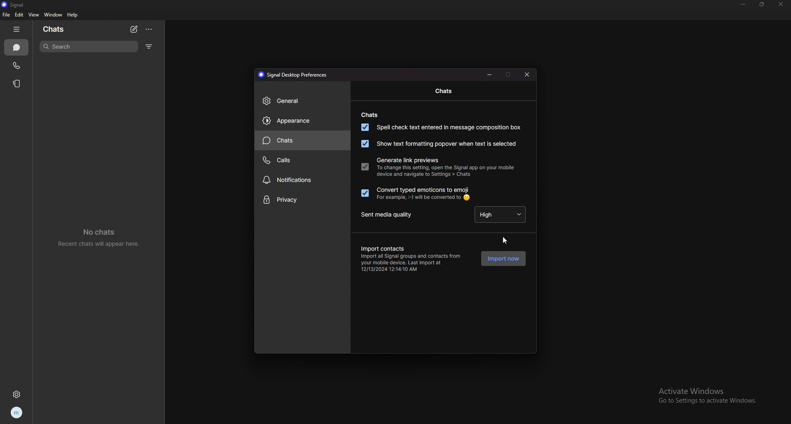 The height and width of the screenshot is (424, 791). Describe the element at coordinates (54, 29) in the screenshot. I see `chats` at that location.